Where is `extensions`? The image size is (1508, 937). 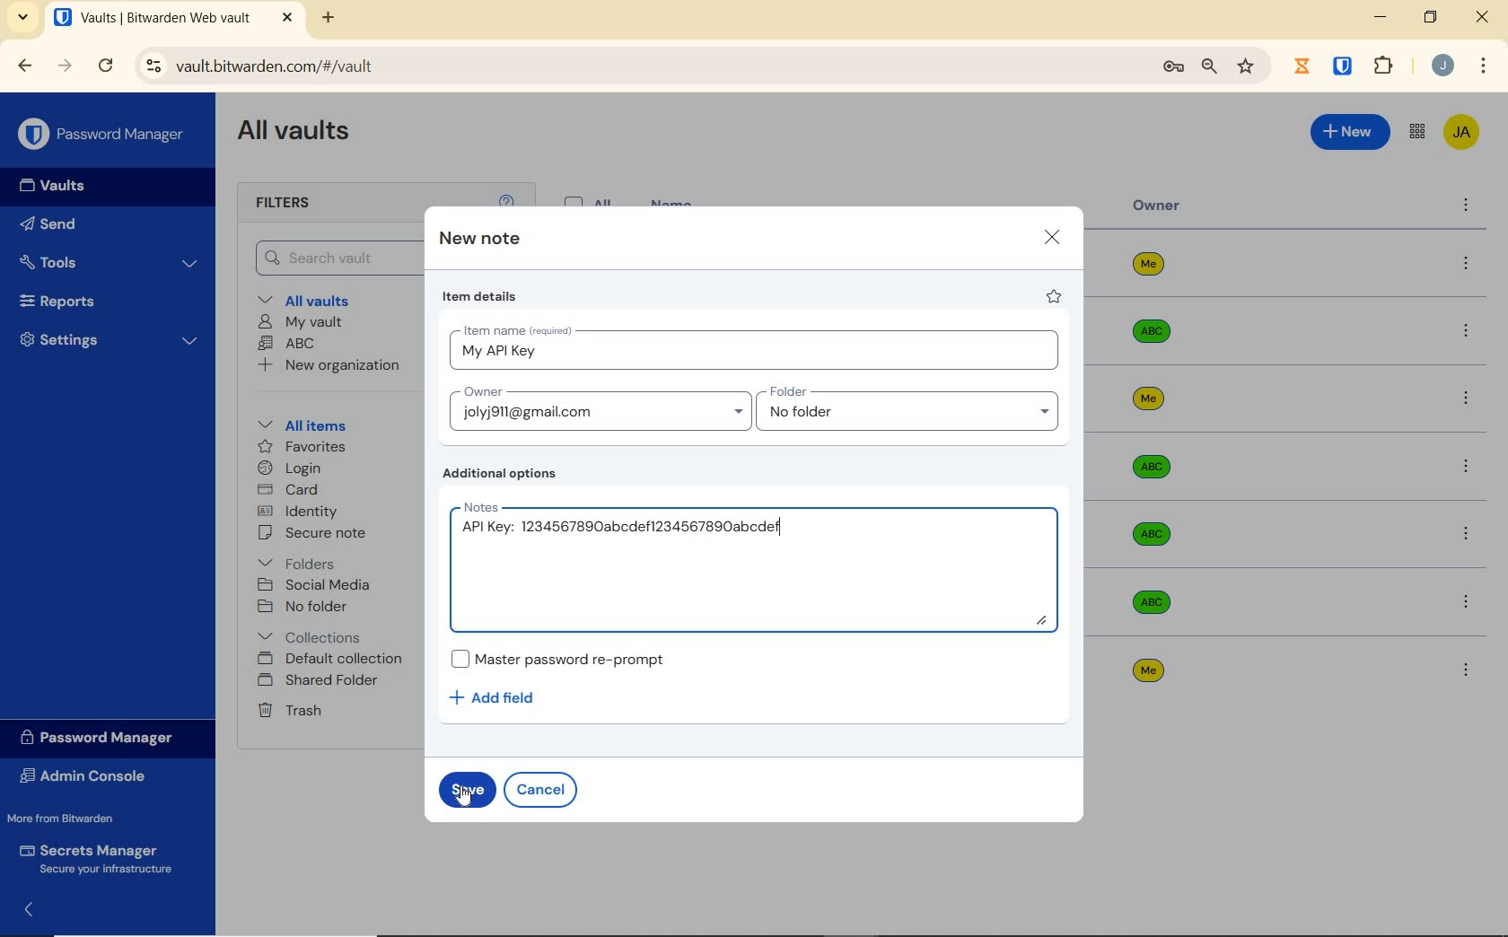
extensions is located at coordinates (1386, 65).